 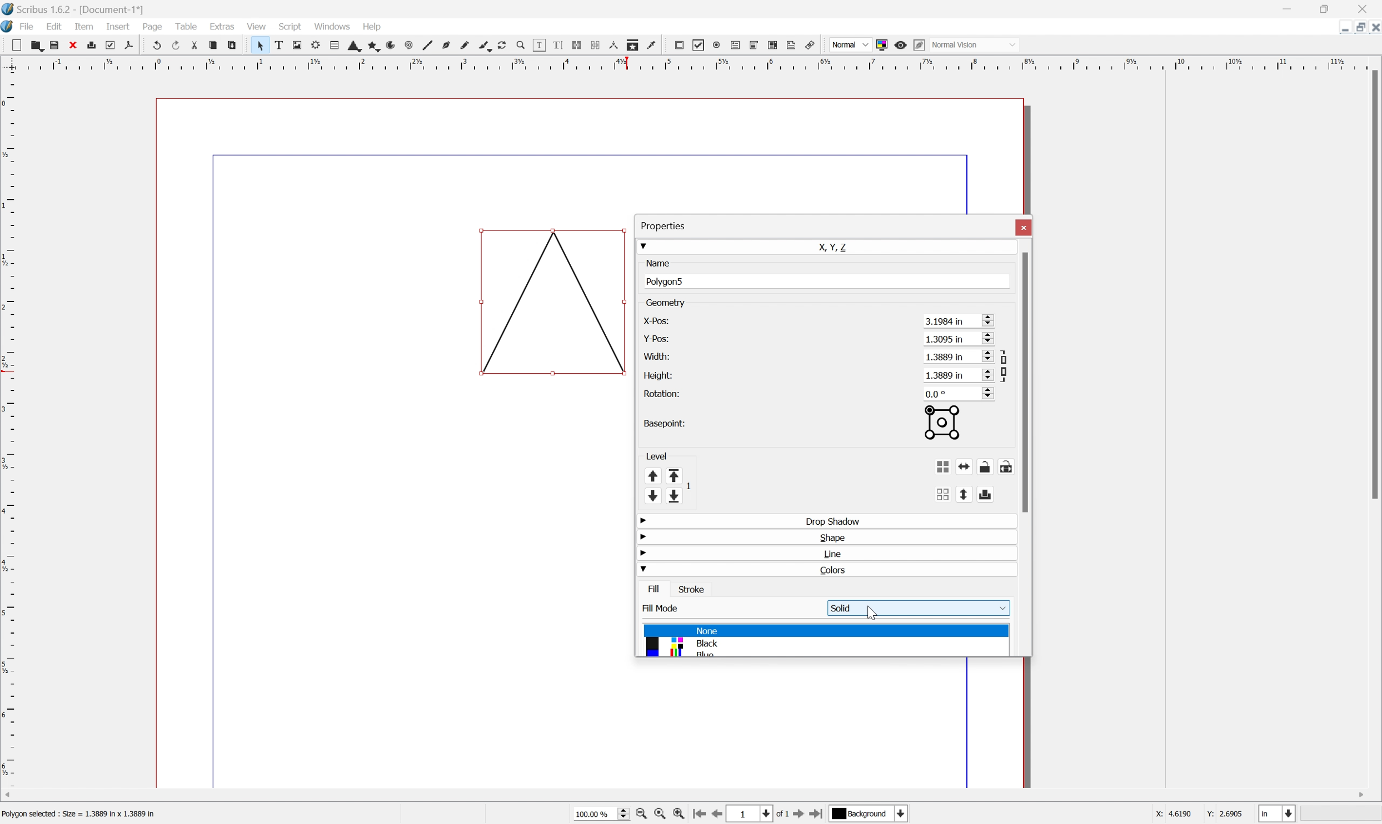 I want to click on Select current page, so click(x=763, y=813).